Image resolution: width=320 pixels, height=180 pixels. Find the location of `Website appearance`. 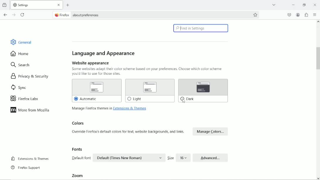

Website appearance is located at coordinates (148, 68).